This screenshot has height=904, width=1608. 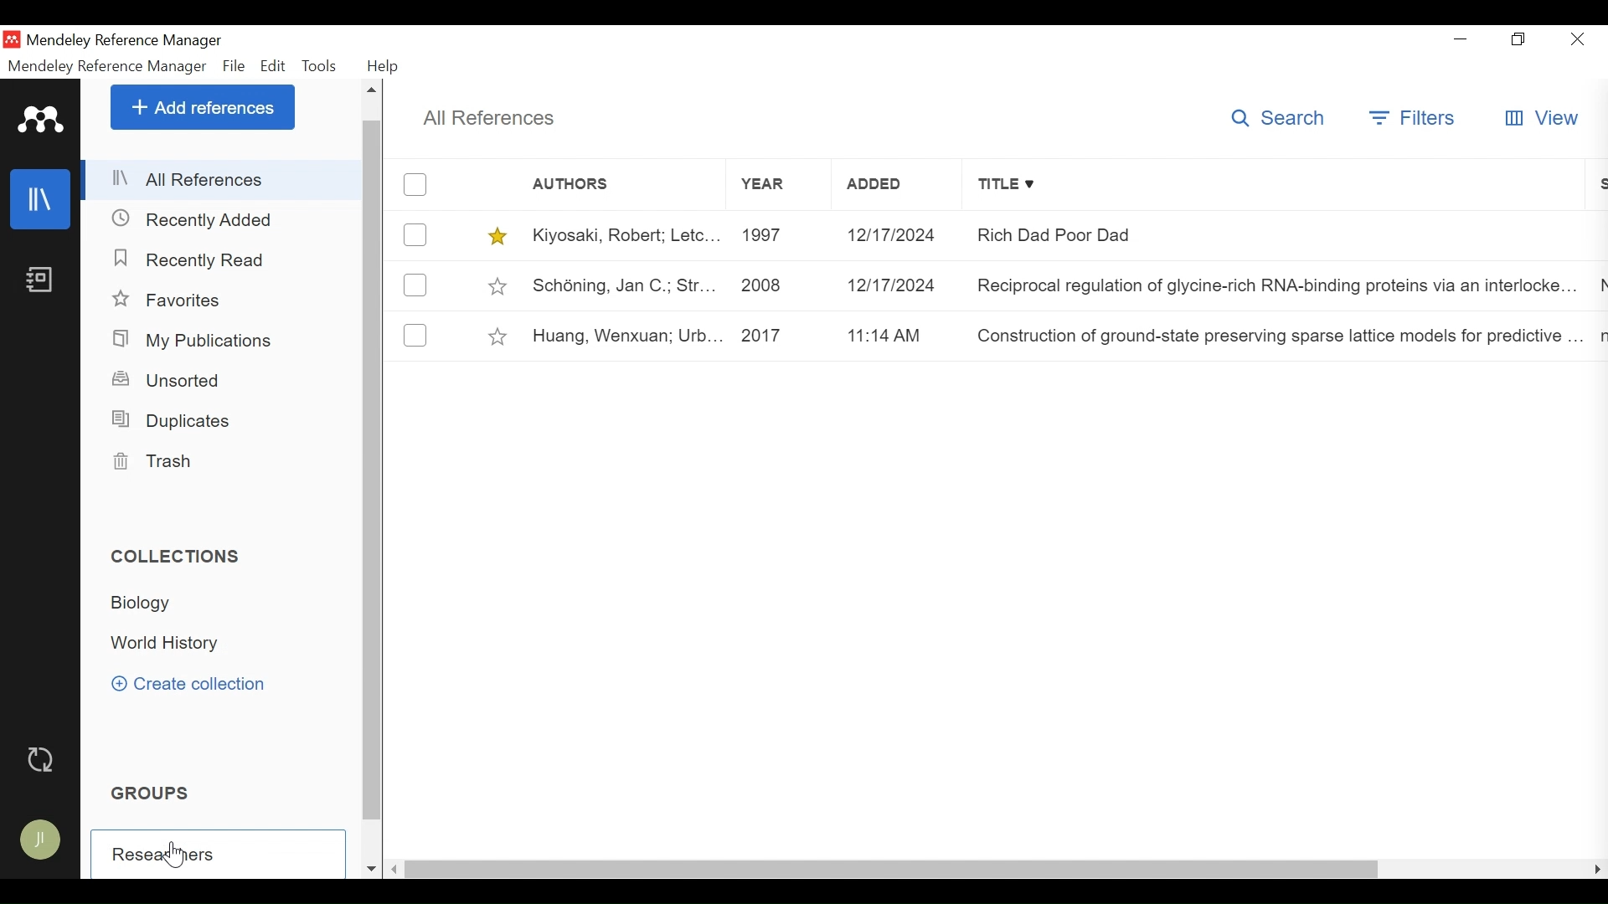 I want to click on Scroll up, so click(x=374, y=90).